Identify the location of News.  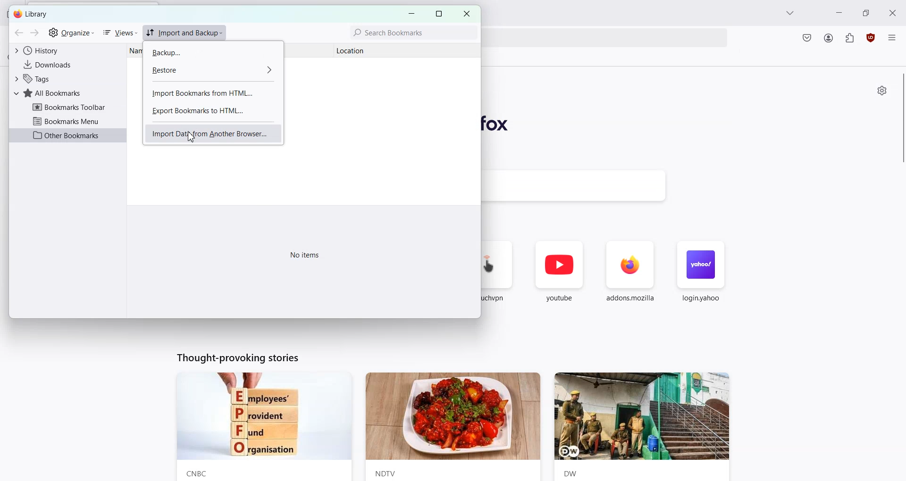
(646, 426).